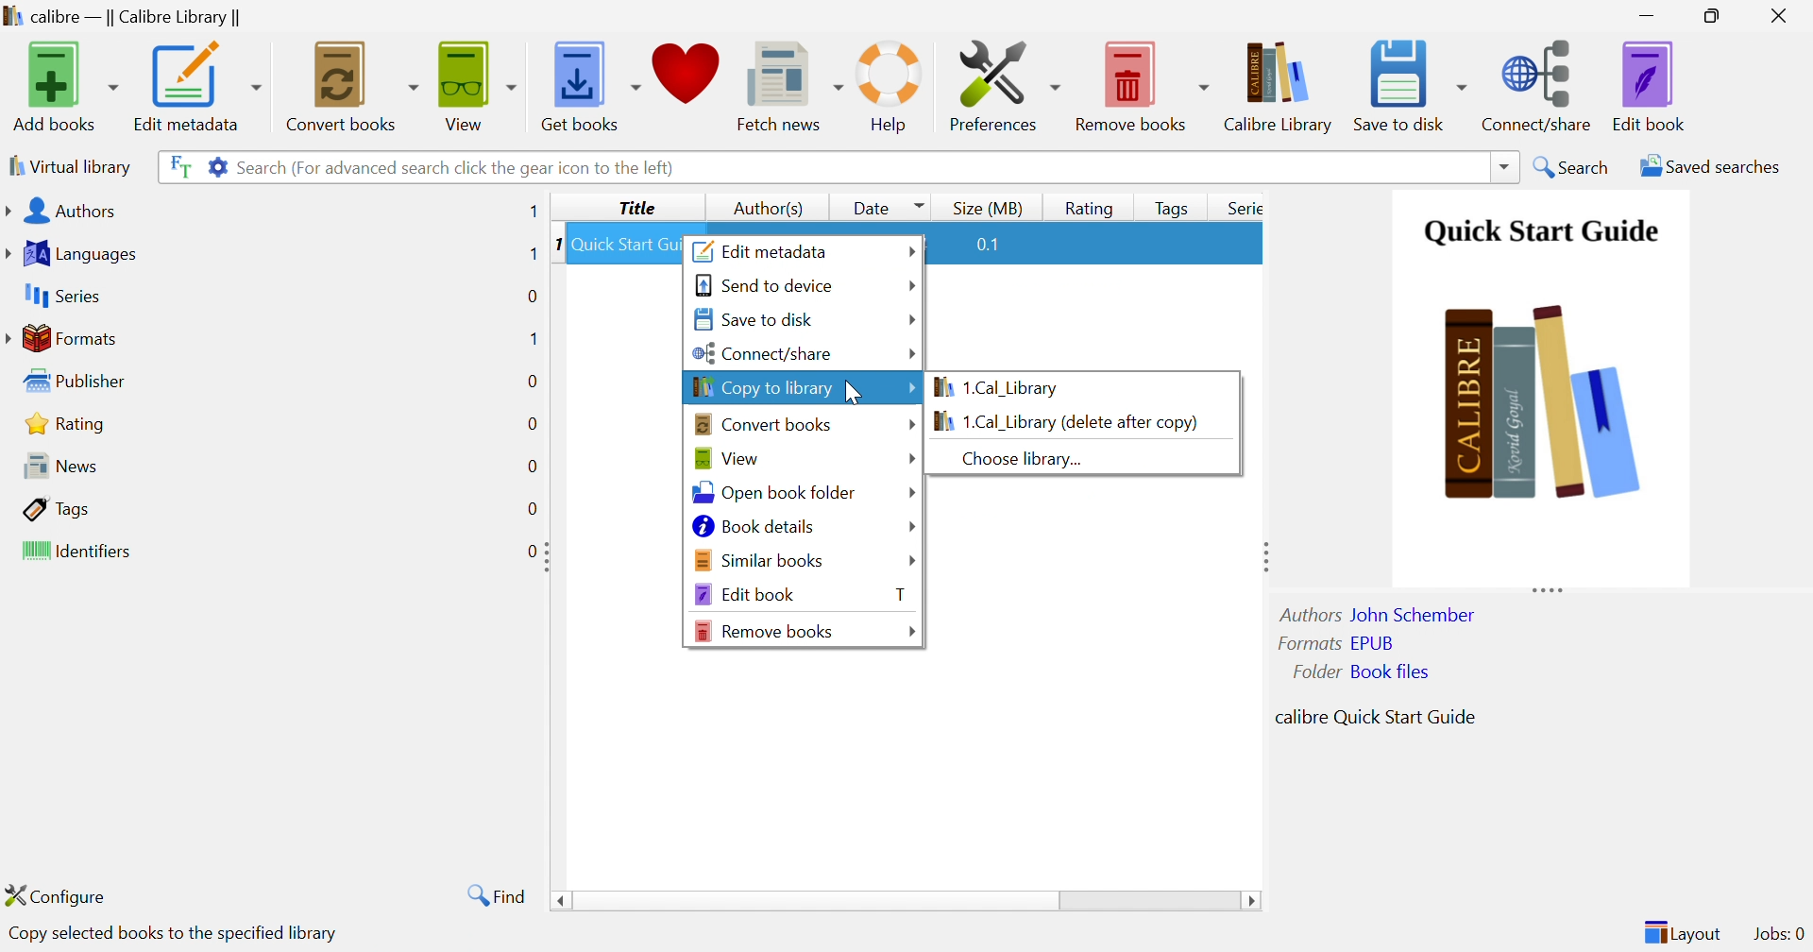 This screenshot has height=952, width=1813. I want to click on calibre - || Calibre Library||, so click(126, 16).